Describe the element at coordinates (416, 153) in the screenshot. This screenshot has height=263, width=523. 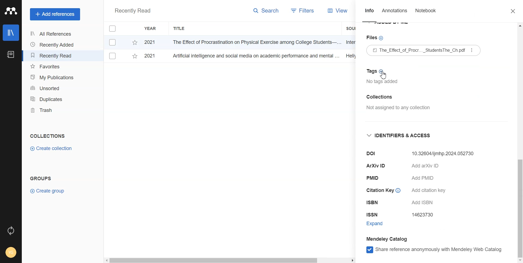
I see `Dol 10.32604/ijmhp.2024.052730` at that location.